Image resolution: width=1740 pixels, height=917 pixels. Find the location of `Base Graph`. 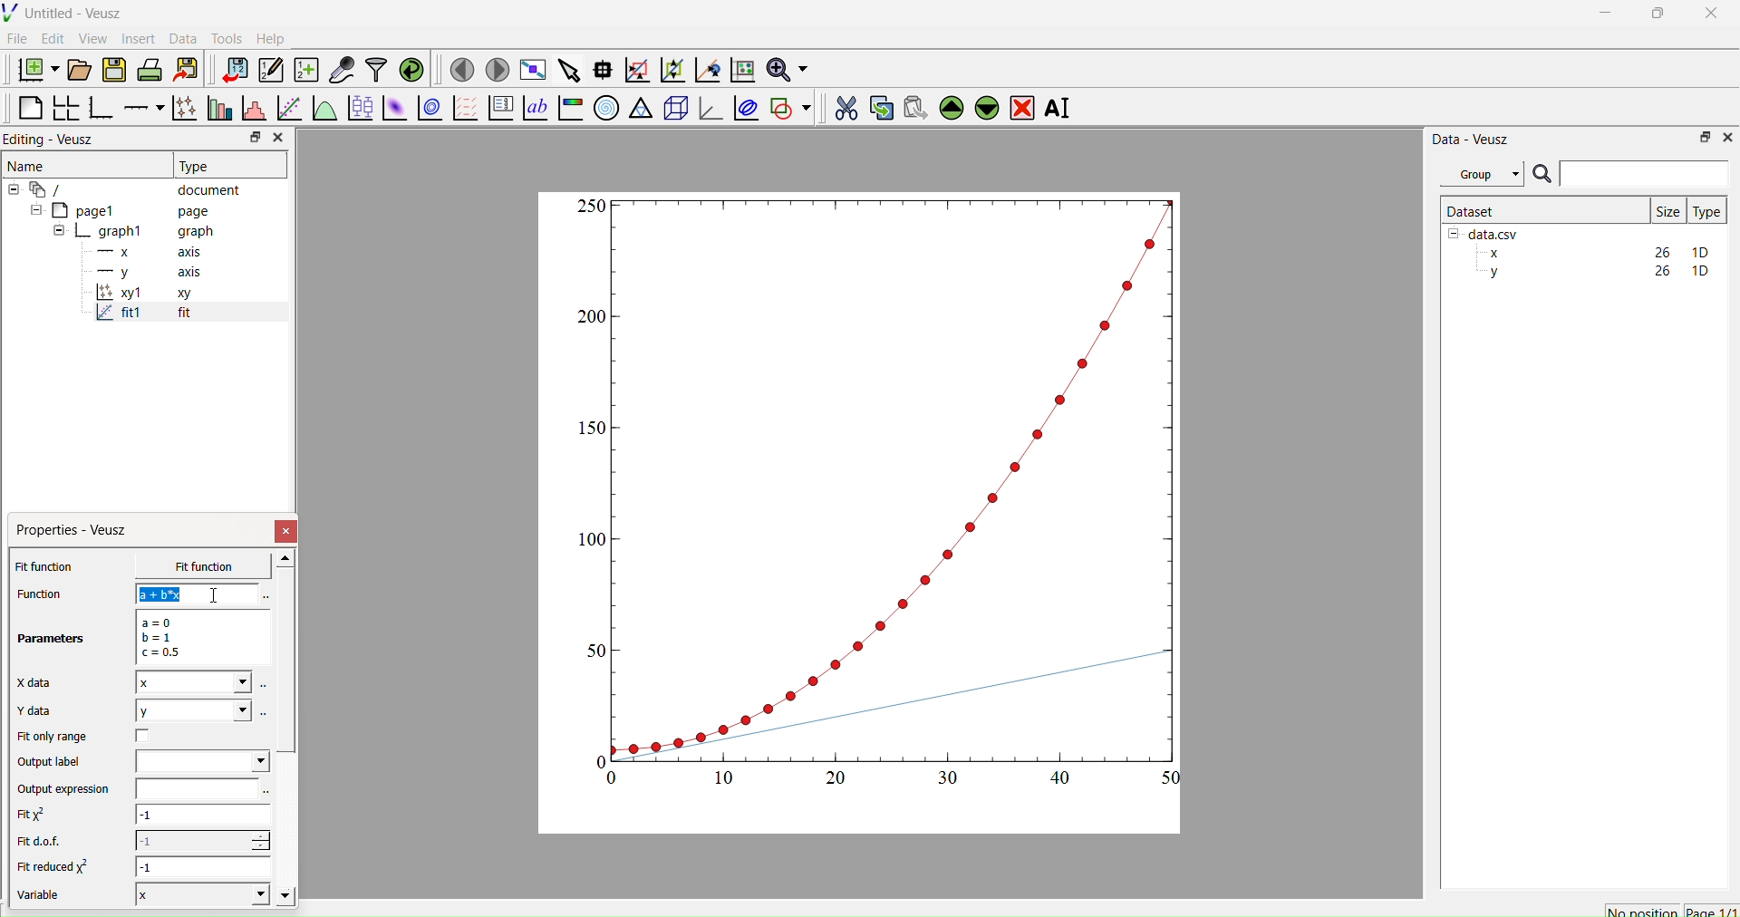

Base Graph is located at coordinates (98, 110).